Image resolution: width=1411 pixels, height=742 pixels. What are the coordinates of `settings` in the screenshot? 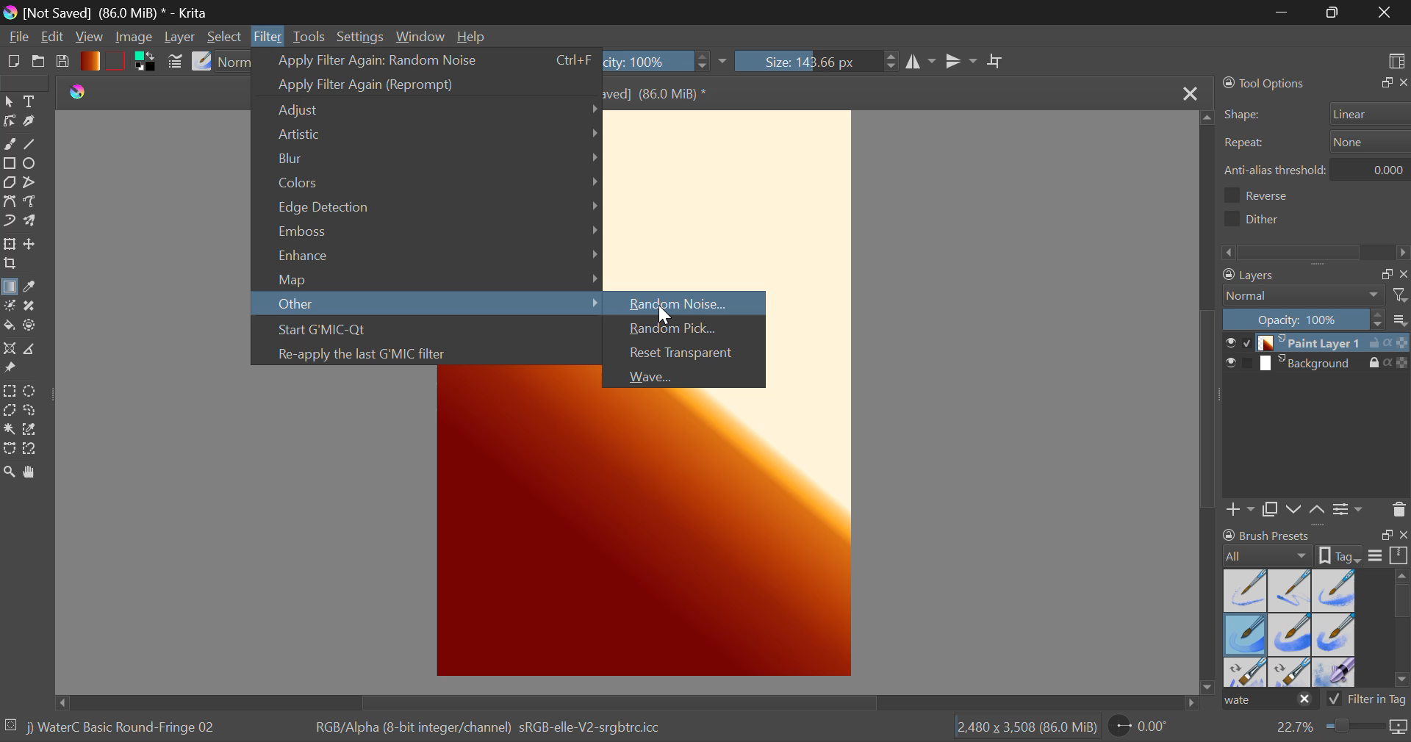 It's located at (1350, 508).